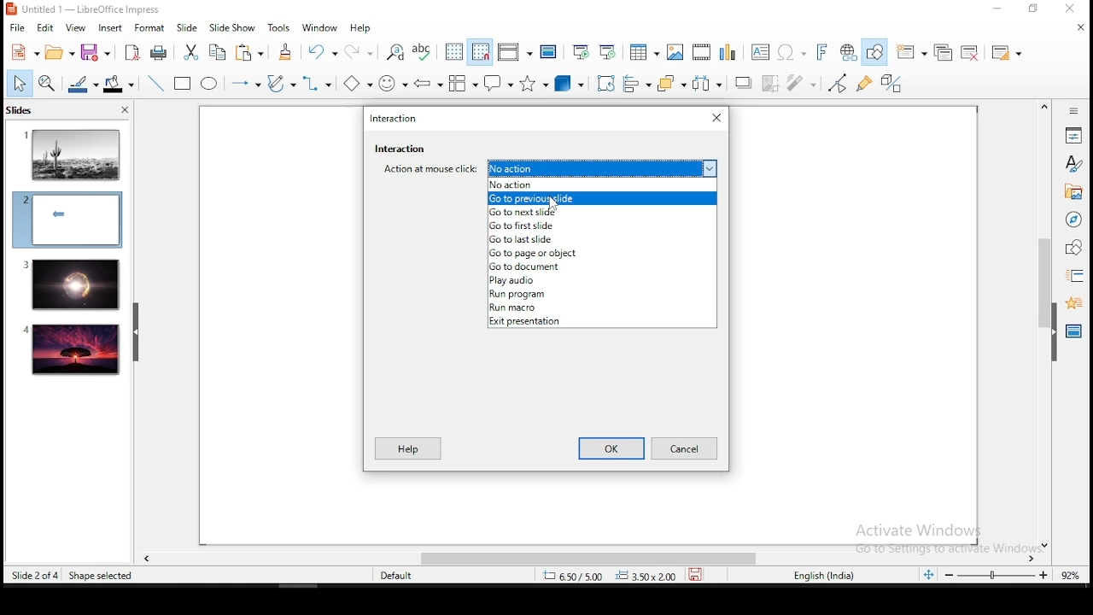 This screenshot has width=1093, height=615. What do you see at coordinates (424, 51) in the screenshot?
I see `spell chech` at bounding box center [424, 51].